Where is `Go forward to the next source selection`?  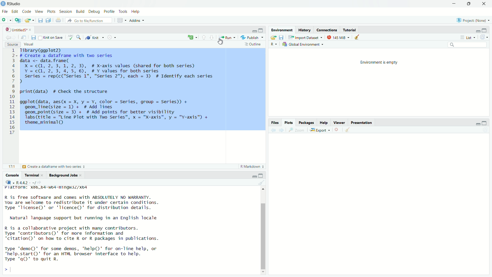 Go forward to the next source selection is located at coordinates (14, 37).